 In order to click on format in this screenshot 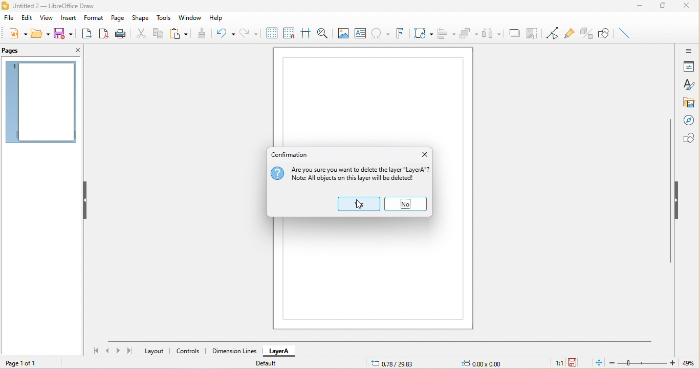, I will do `click(95, 18)`.